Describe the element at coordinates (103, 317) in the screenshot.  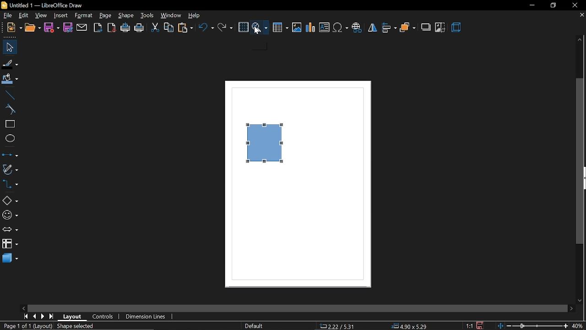
I see `controls` at that location.